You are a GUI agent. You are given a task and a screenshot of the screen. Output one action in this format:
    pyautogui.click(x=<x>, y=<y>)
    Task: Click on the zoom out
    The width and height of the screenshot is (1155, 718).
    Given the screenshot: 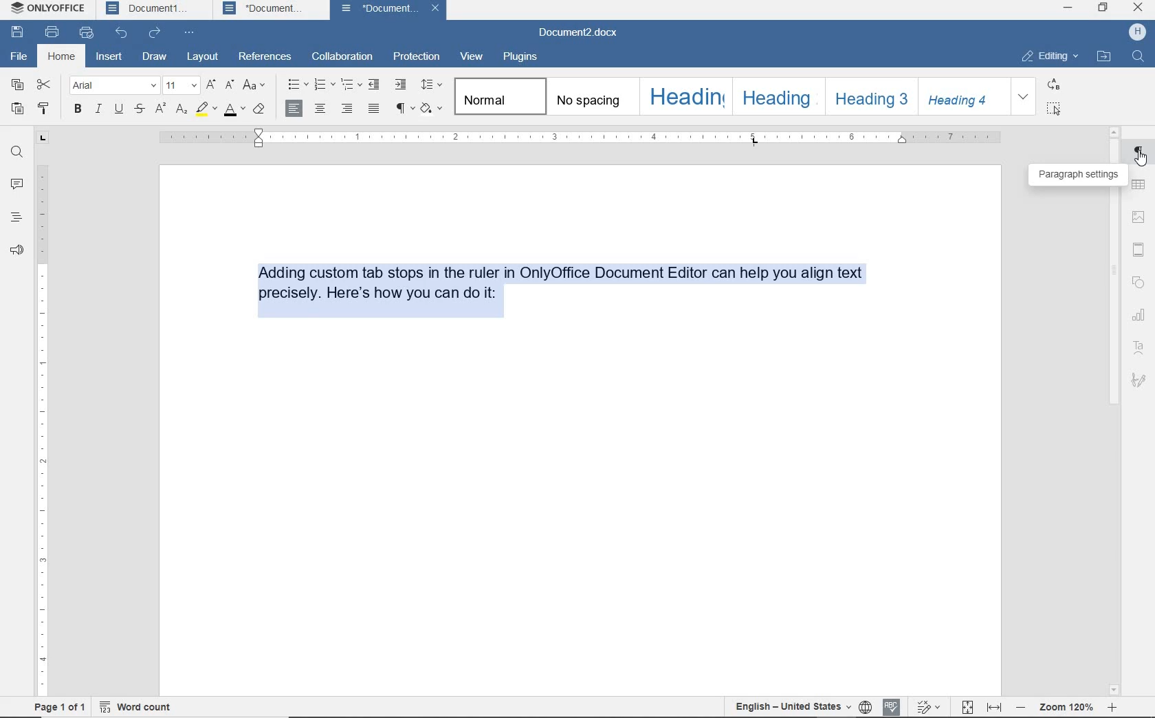 What is the action you would take?
    pyautogui.click(x=1020, y=709)
    